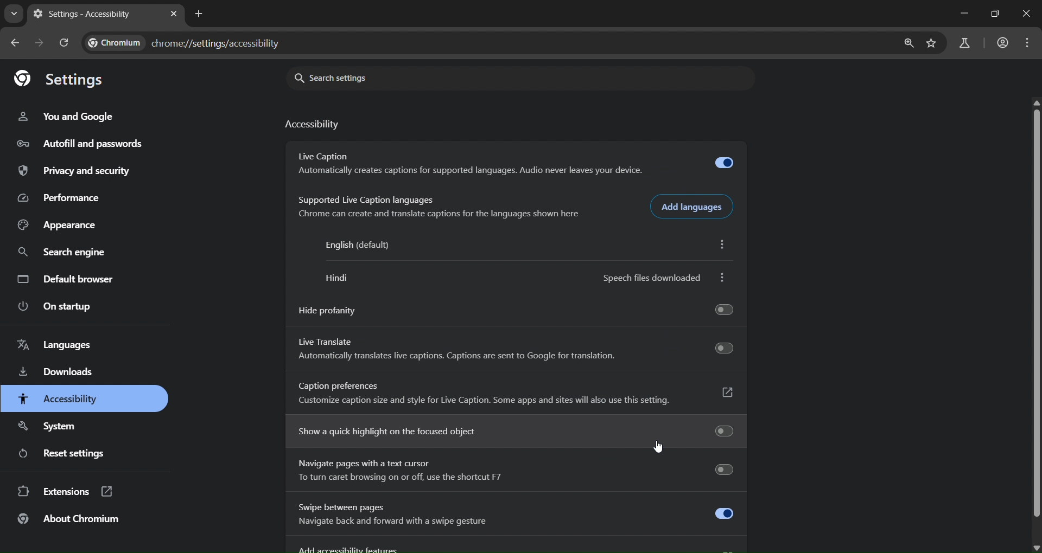 The height and width of the screenshot is (553, 1042). Describe the element at coordinates (1025, 15) in the screenshot. I see `close` at that location.